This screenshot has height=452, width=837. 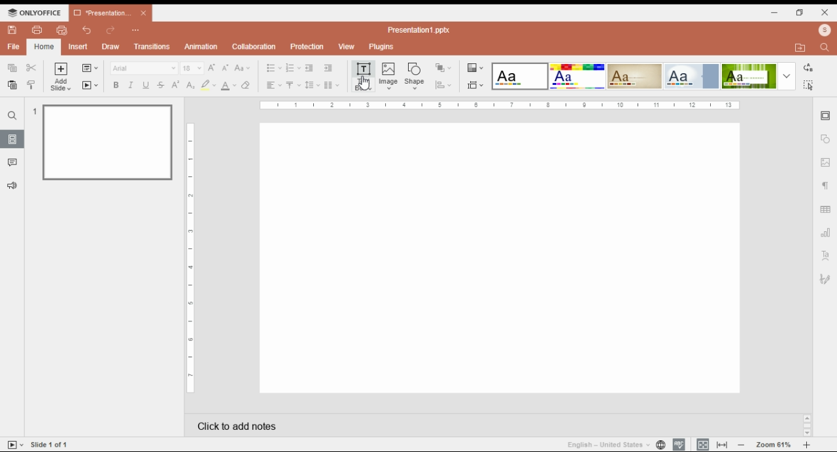 What do you see at coordinates (363, 76) in the screenshot?
I see `insert text box` at bounding box center [363, 76].